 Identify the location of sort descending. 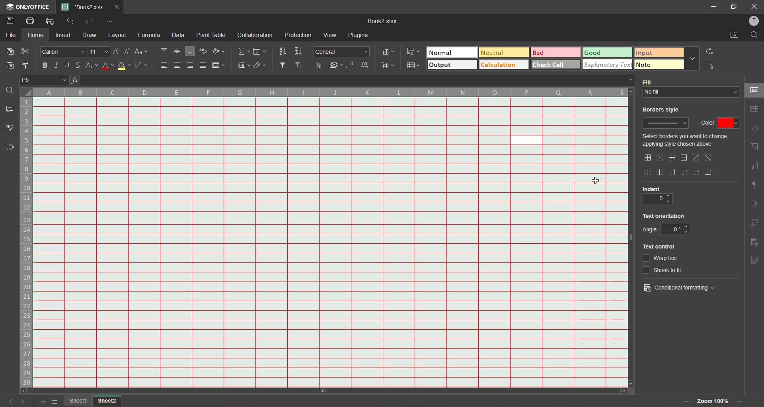
(302, 53).